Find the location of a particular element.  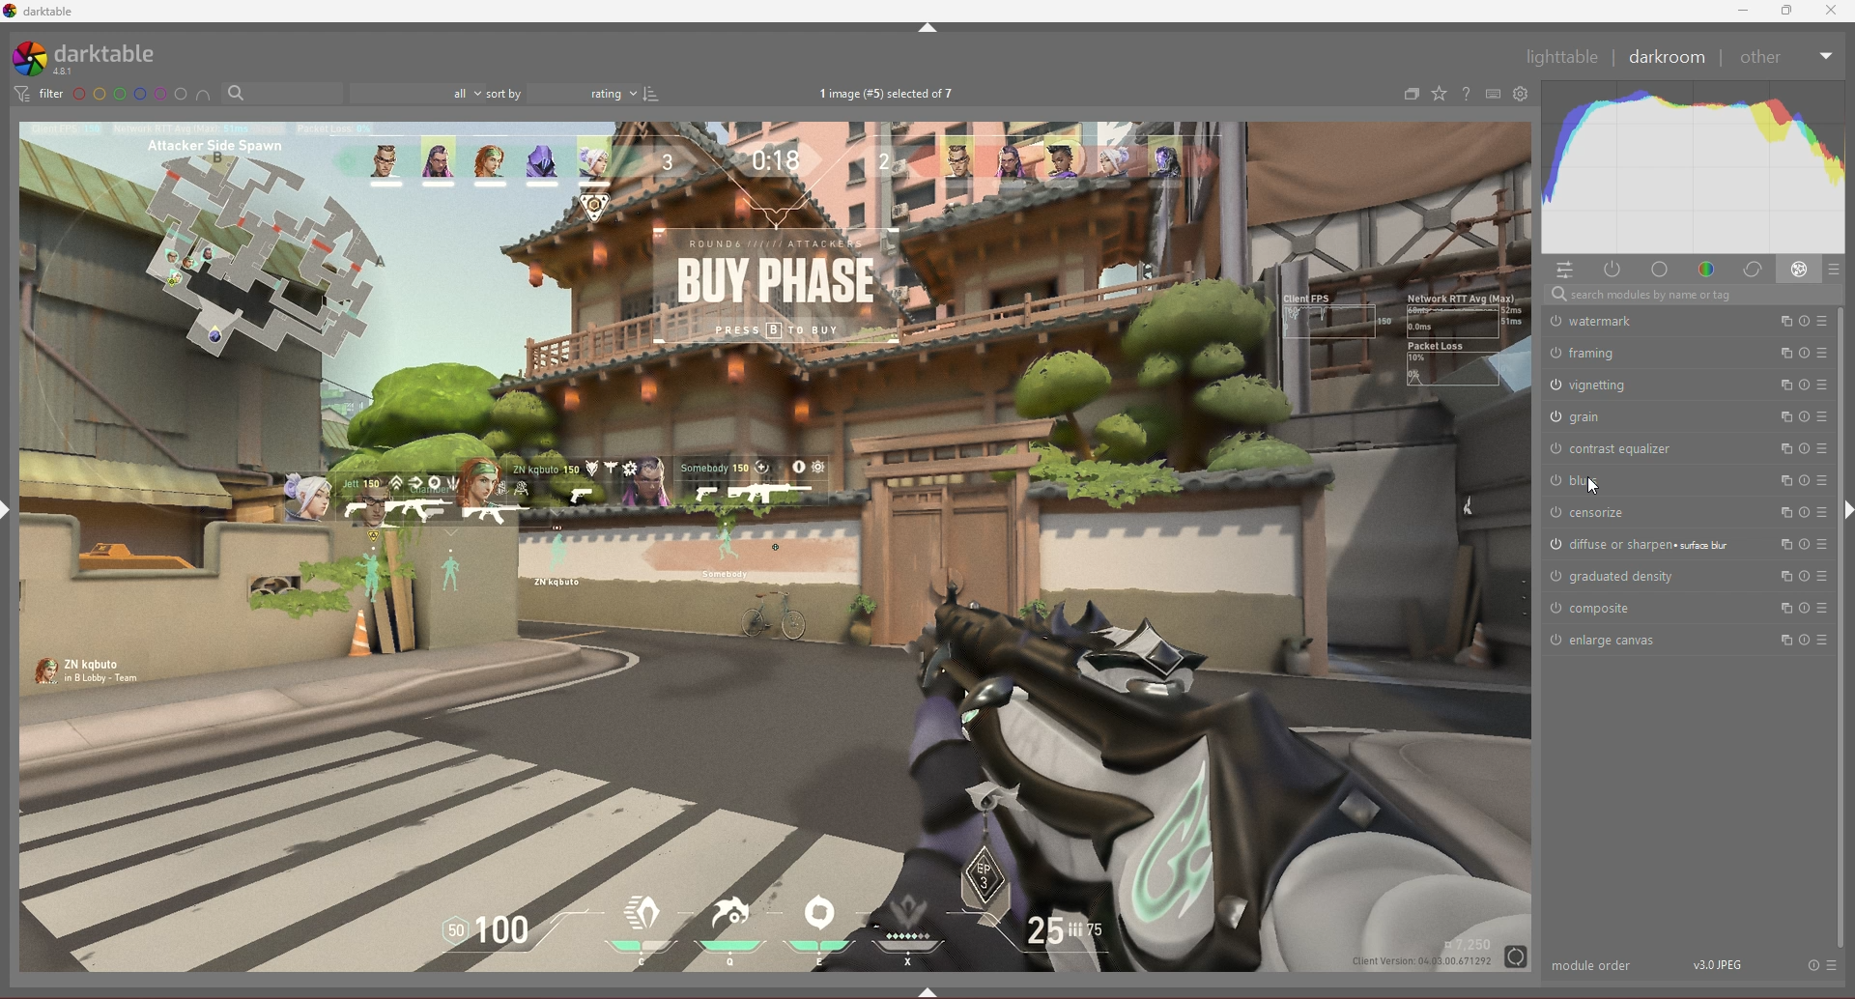

presets is located at coordinates (1821, 353).